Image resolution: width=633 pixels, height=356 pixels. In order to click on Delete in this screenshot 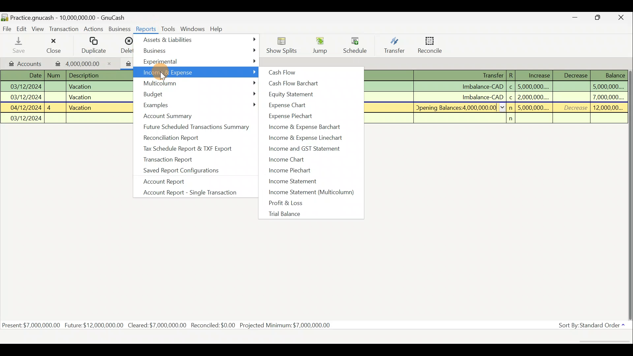, I will do `click(126, 45)`.